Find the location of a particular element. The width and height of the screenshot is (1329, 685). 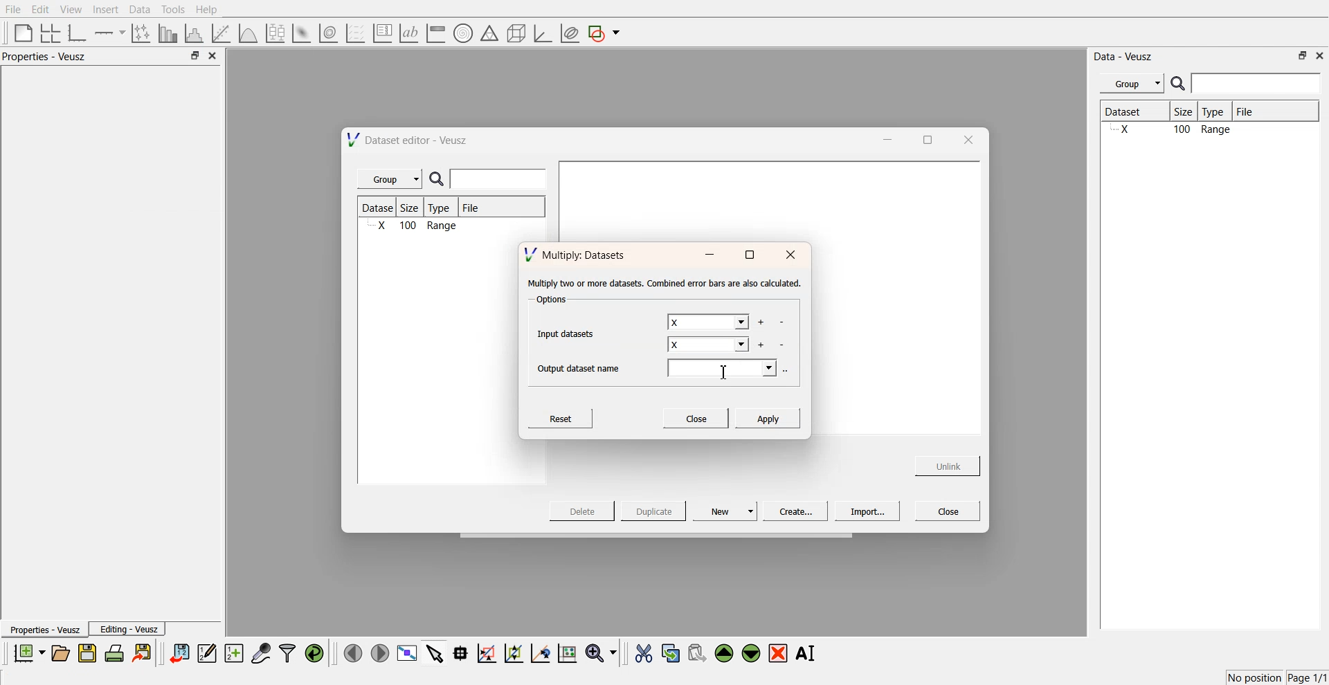

Unlink is located at coordinates (948, 464).